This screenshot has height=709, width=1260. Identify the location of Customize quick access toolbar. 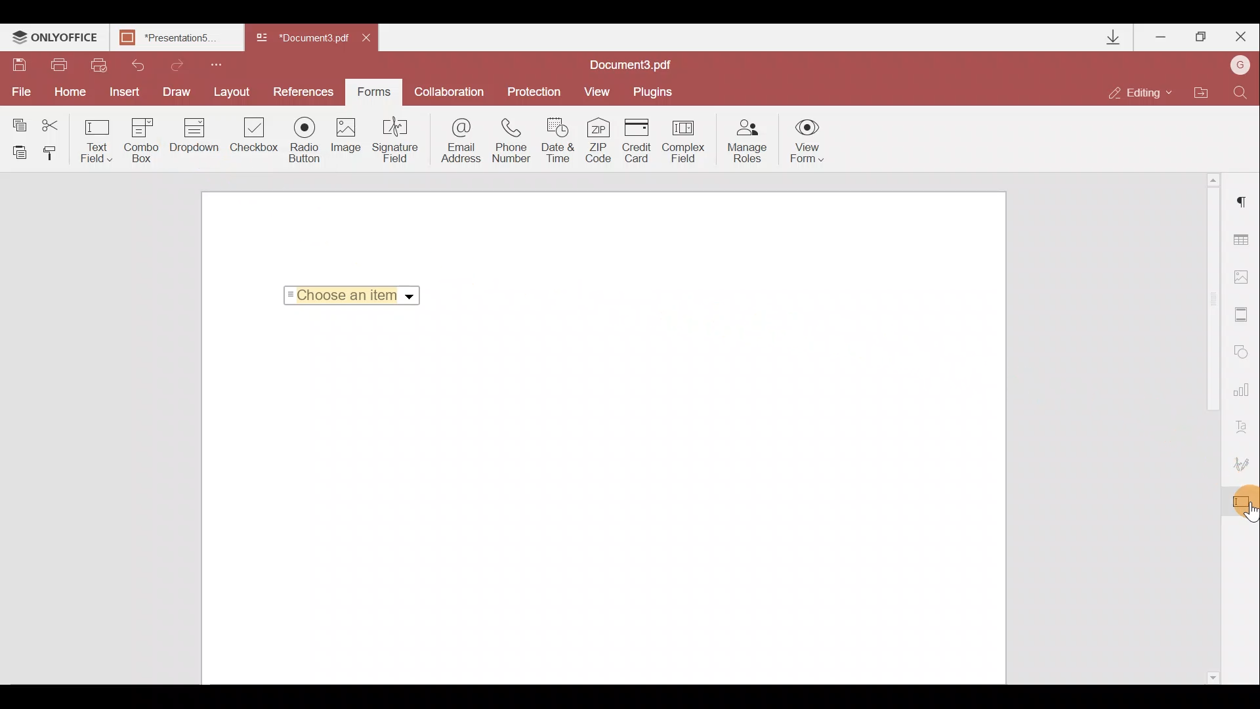
(221, 64).